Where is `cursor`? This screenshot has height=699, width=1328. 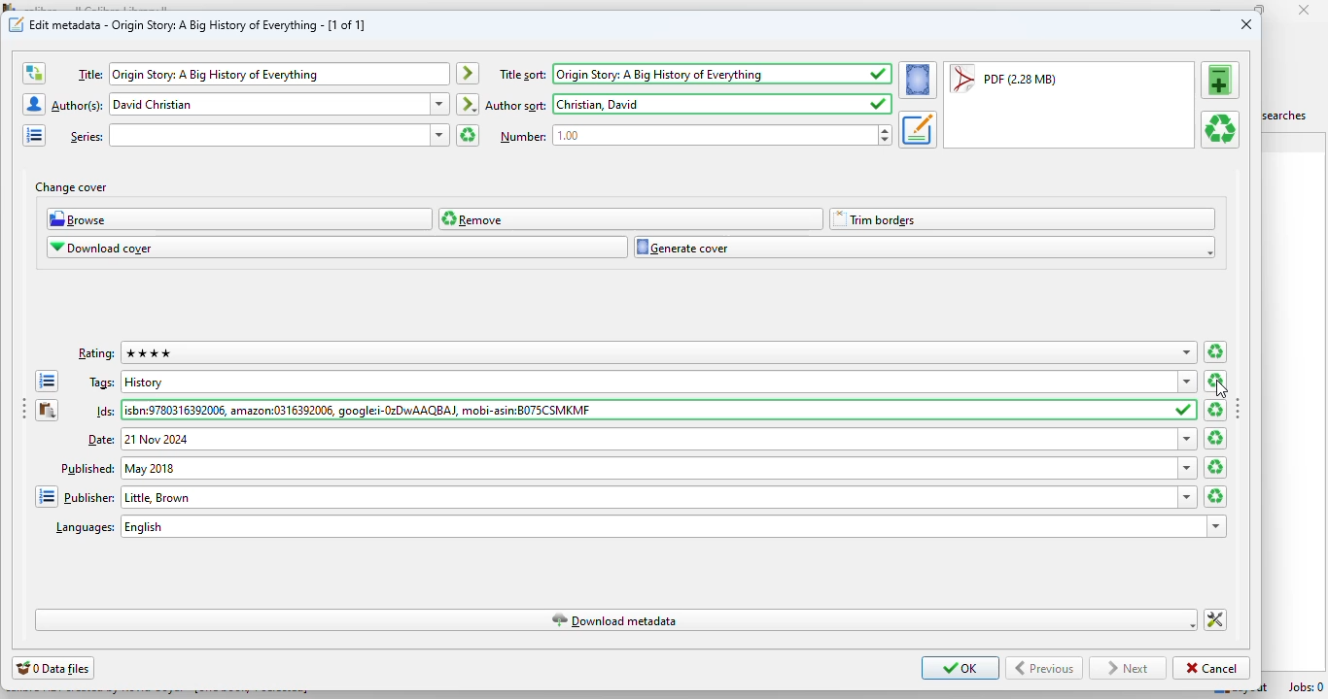
cursor is located at coordinates (1222, 390).